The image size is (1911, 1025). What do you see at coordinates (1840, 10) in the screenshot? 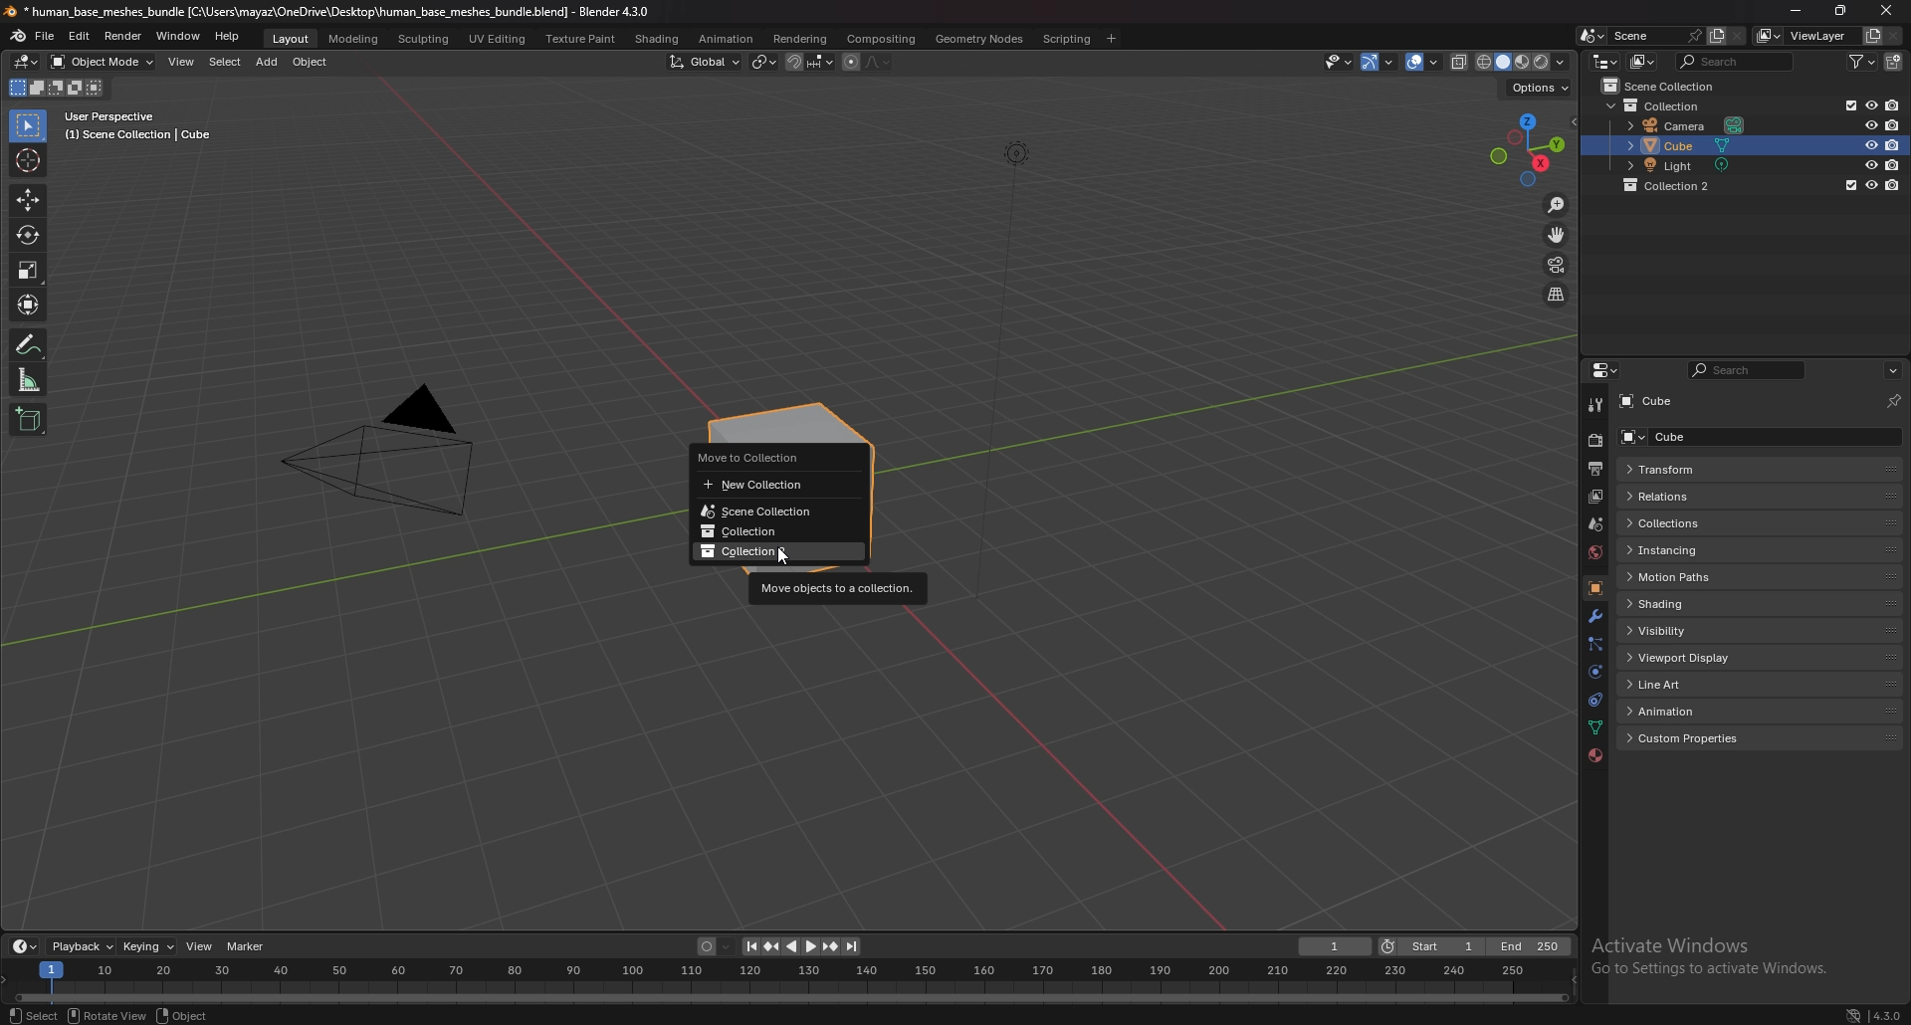
I see `resize` at bounding box center [1840, 10].